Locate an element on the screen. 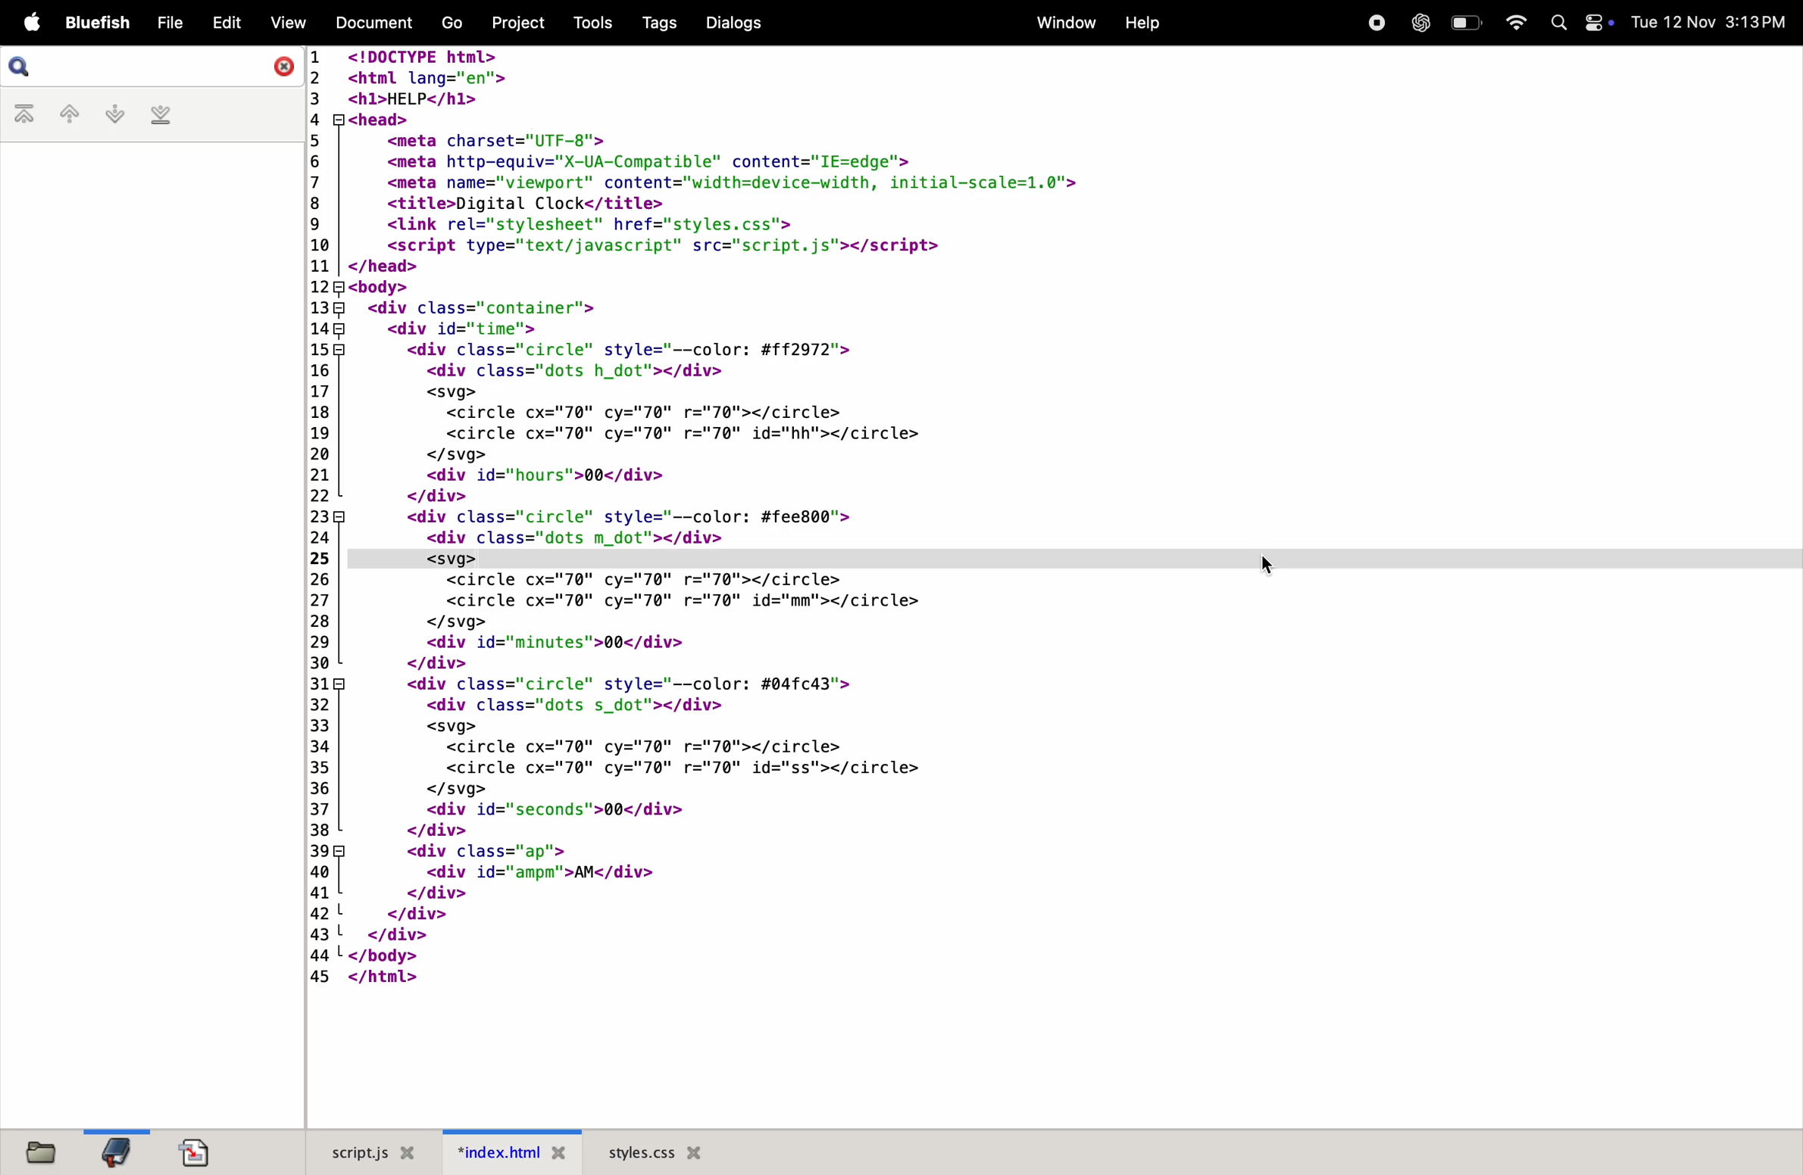  view is located at coordinates (286, 23).